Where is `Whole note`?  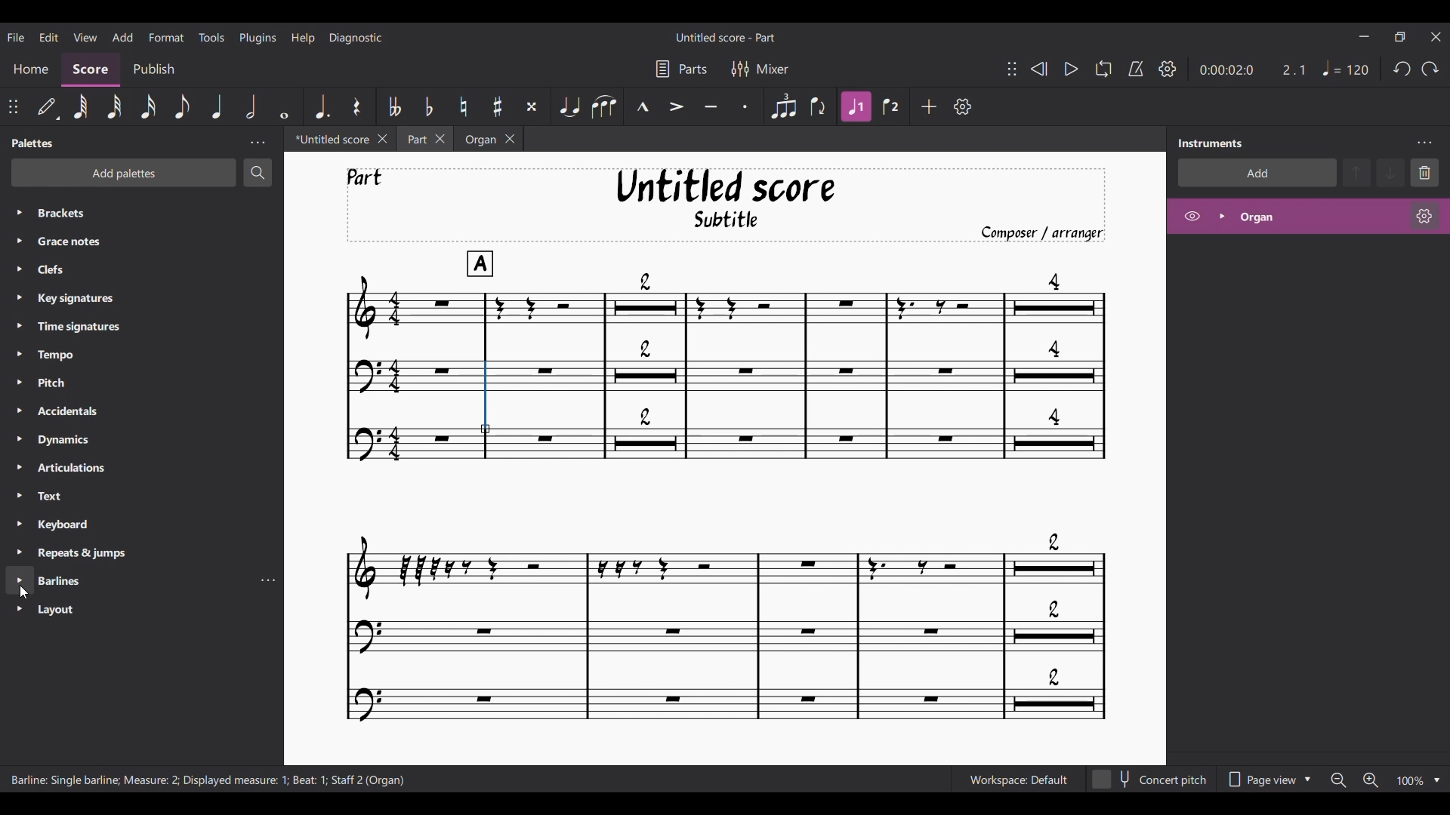
Whole note is located at coordinates (284, 106).